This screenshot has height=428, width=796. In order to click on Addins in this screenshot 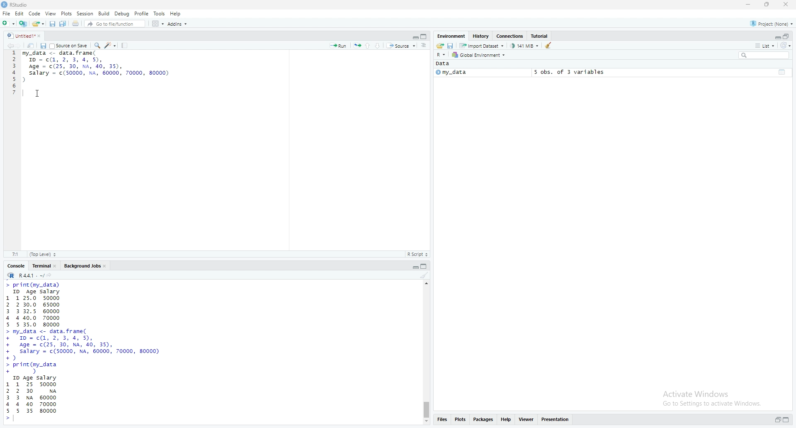, I will do `click(178, 24)`.